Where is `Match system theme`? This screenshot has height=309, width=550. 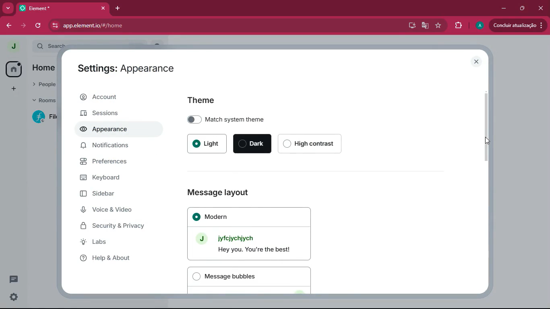
Match system theme is located at coordinates (227, 120).